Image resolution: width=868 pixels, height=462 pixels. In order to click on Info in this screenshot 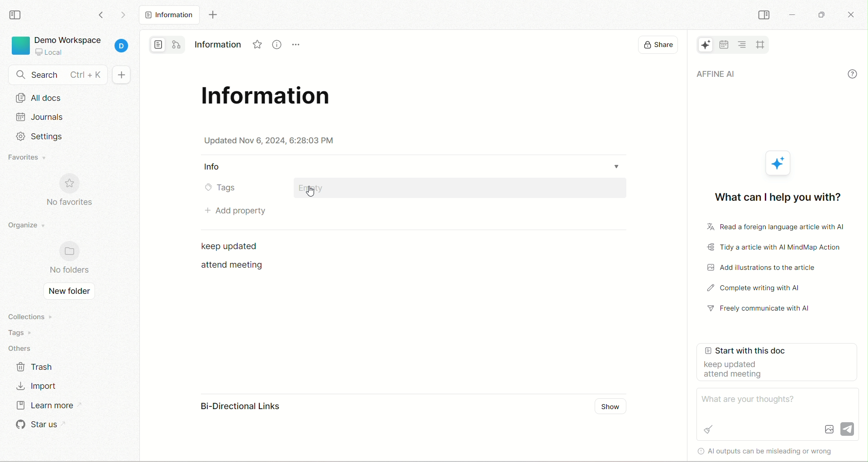, I will do `click(214, 167)`.